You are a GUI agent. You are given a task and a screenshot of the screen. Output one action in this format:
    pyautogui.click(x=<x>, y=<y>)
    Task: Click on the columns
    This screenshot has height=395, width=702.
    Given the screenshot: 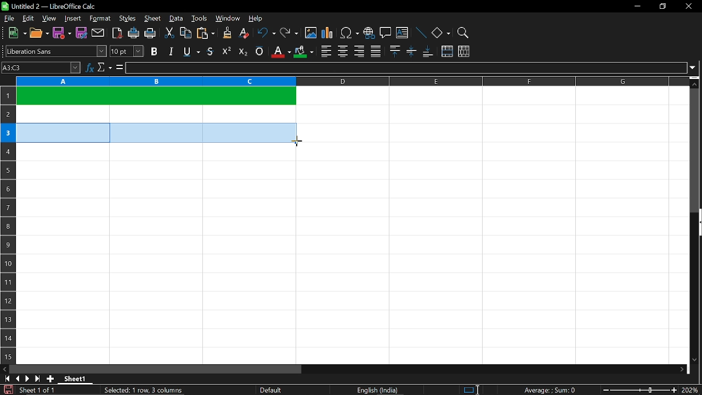 What is the action you would take?
    pyautogui.click(x=351, y=82)
    